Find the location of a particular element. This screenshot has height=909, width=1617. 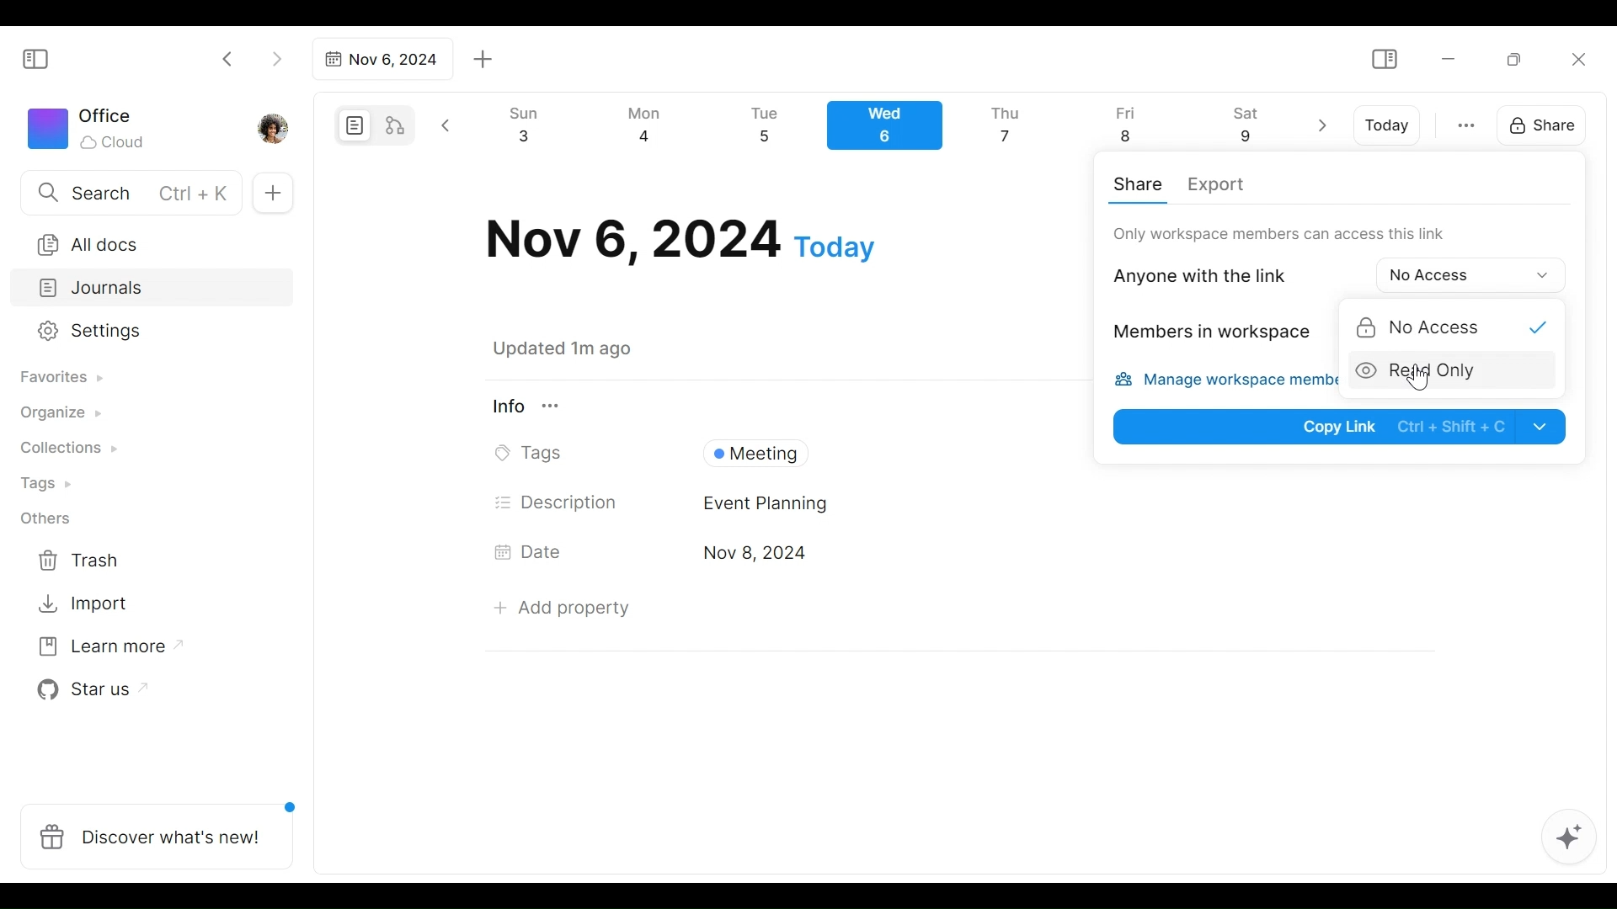

Trash is located at coordinates (80, 561).